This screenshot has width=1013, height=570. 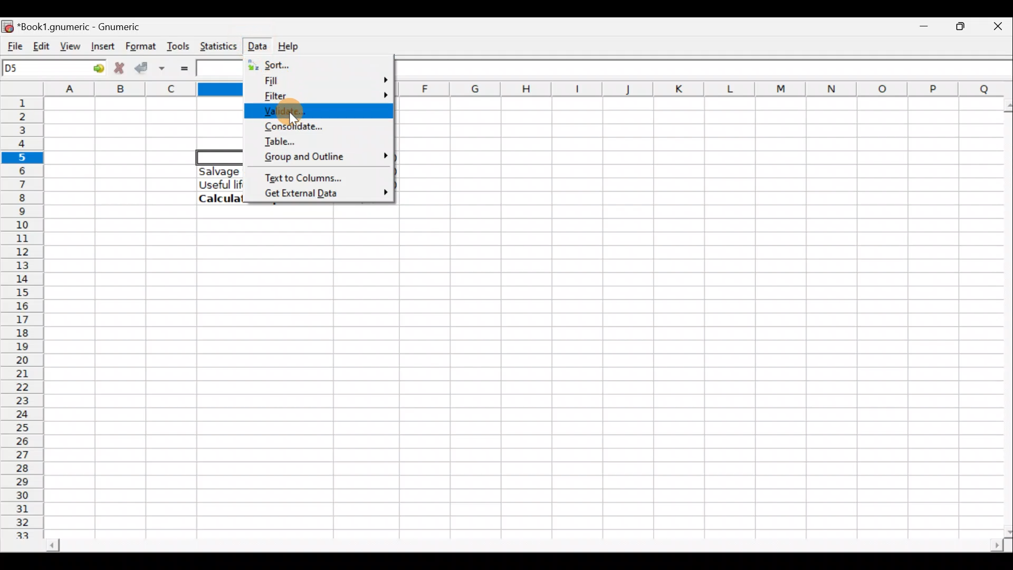 I want to click on Formula bar, so click(x=706, y=70).